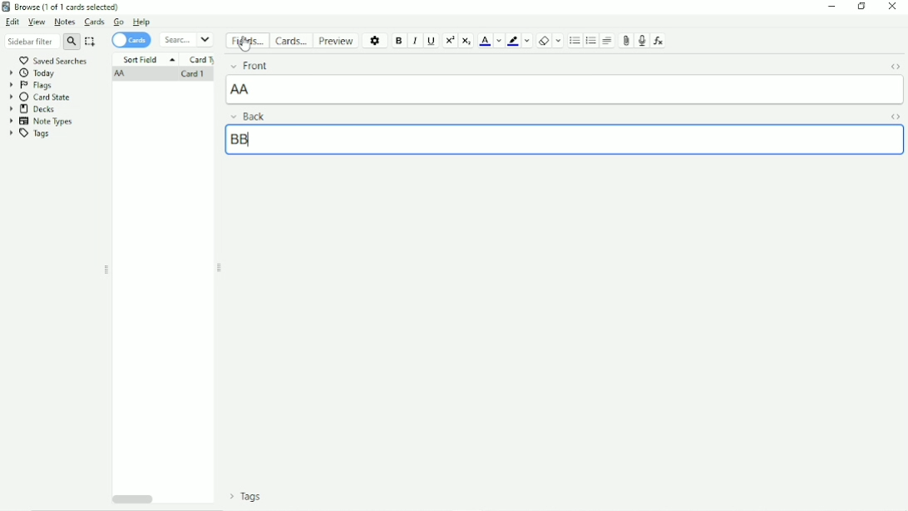  What do you see at coordinates (895, 68) in the screenshot?
I see `Toggle HTML Editor` at bounding box center [895, 68].